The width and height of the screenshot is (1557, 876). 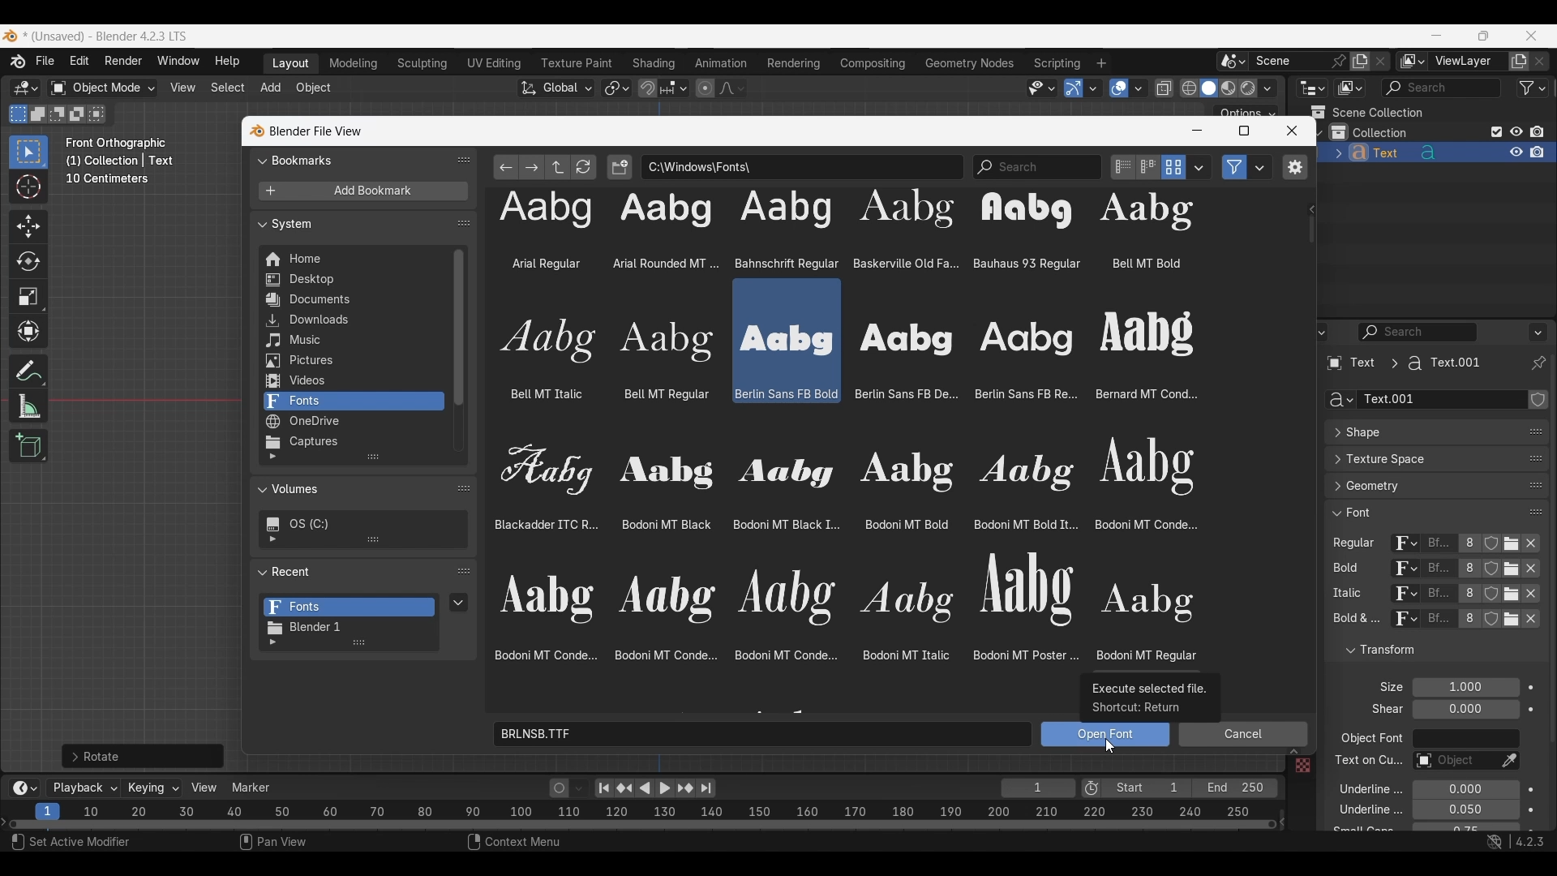 I want to click on Rendering workspace, so click(x=793, y=62).